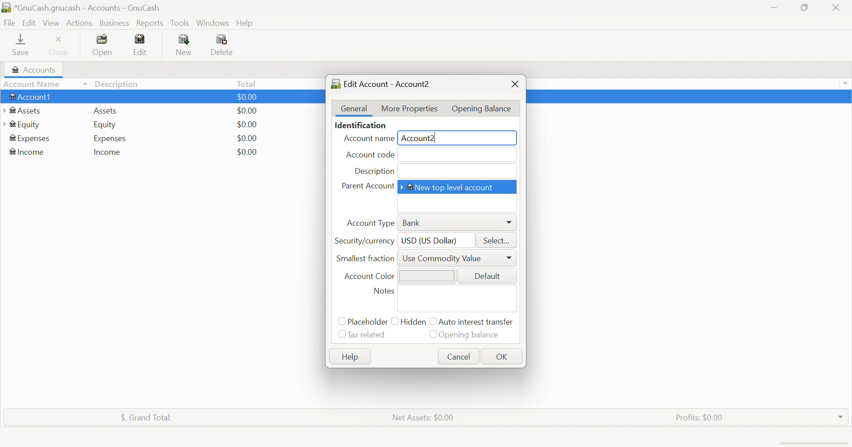  What do you see at coordinates (146, 418) in the screenshot?
I see `$, Grand Total:` at bounding box center [146, 418].